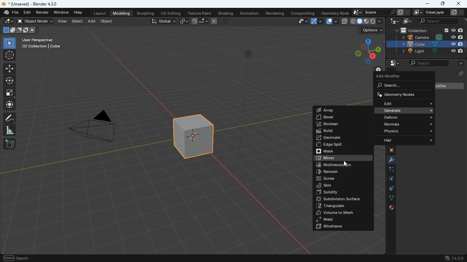 Image resolution: width=467 pixels, height=262 pixels. I want to click on cursor, so click(345, 164).